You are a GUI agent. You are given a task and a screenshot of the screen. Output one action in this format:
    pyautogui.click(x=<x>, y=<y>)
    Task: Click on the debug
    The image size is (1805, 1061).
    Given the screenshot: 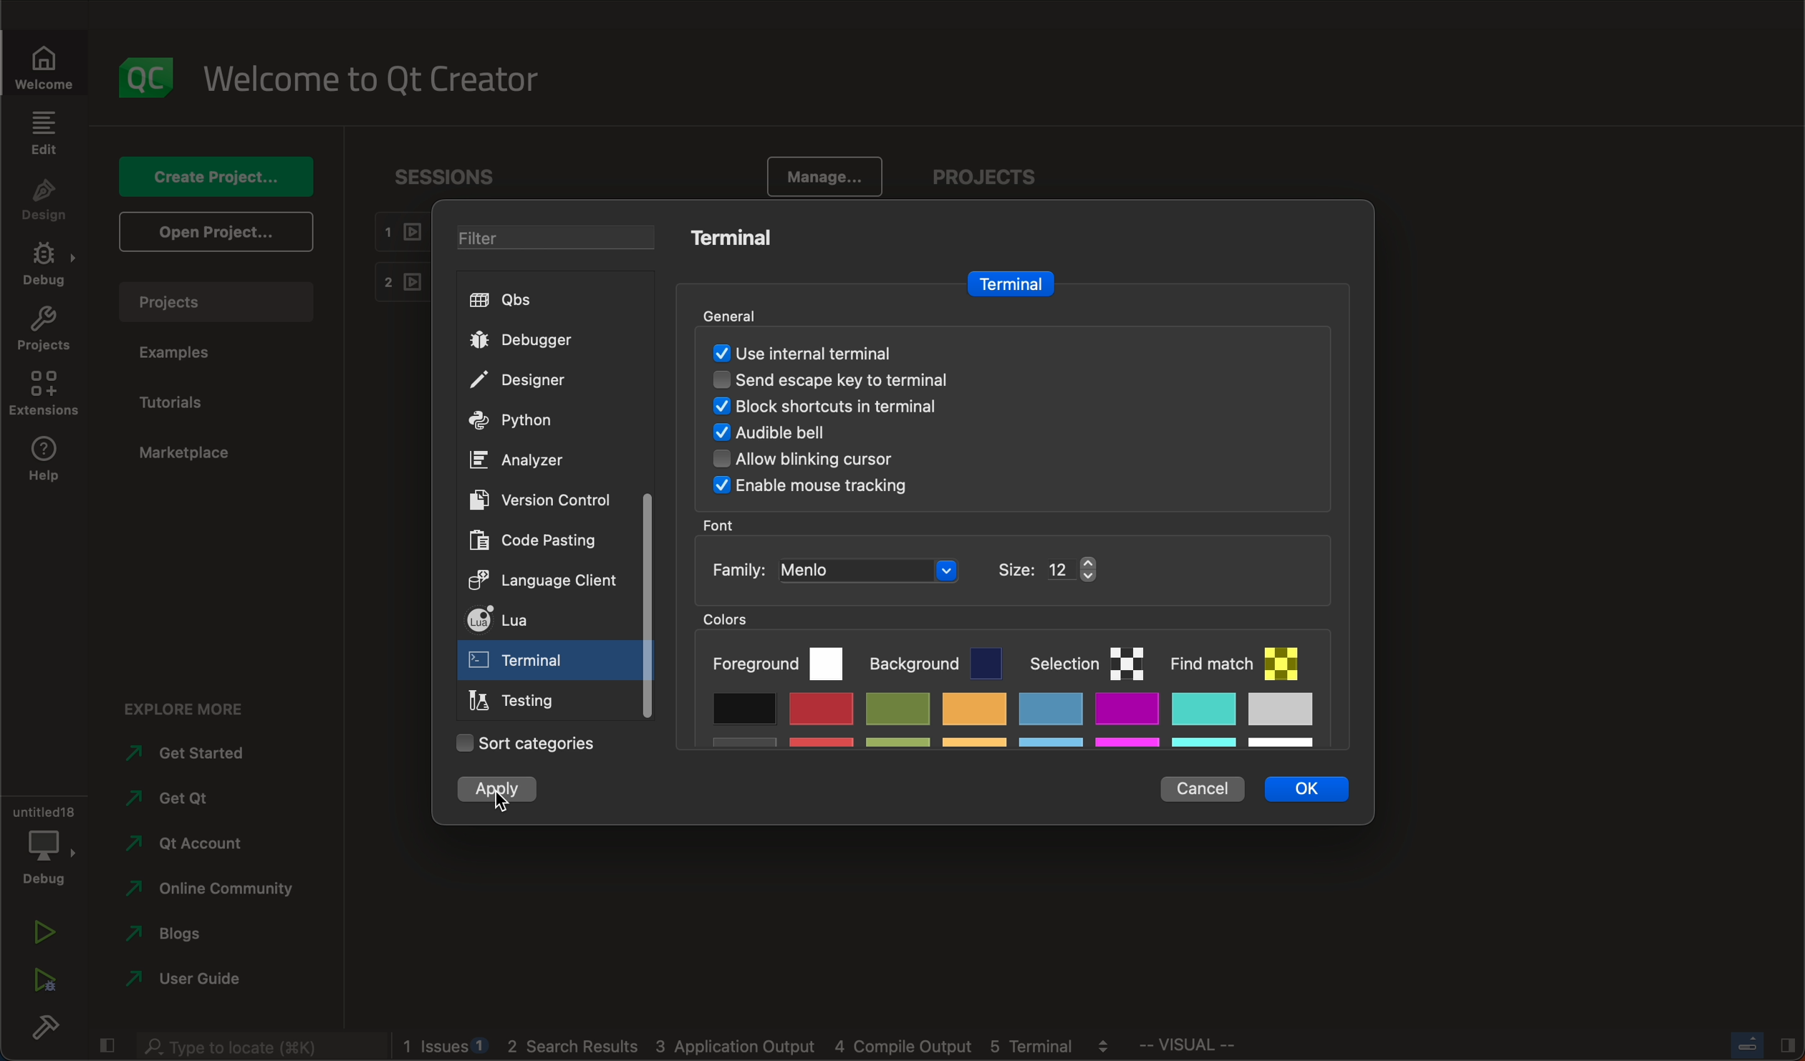 What is the action you would take?
    pyautogui.click(x=44, y=845)
    